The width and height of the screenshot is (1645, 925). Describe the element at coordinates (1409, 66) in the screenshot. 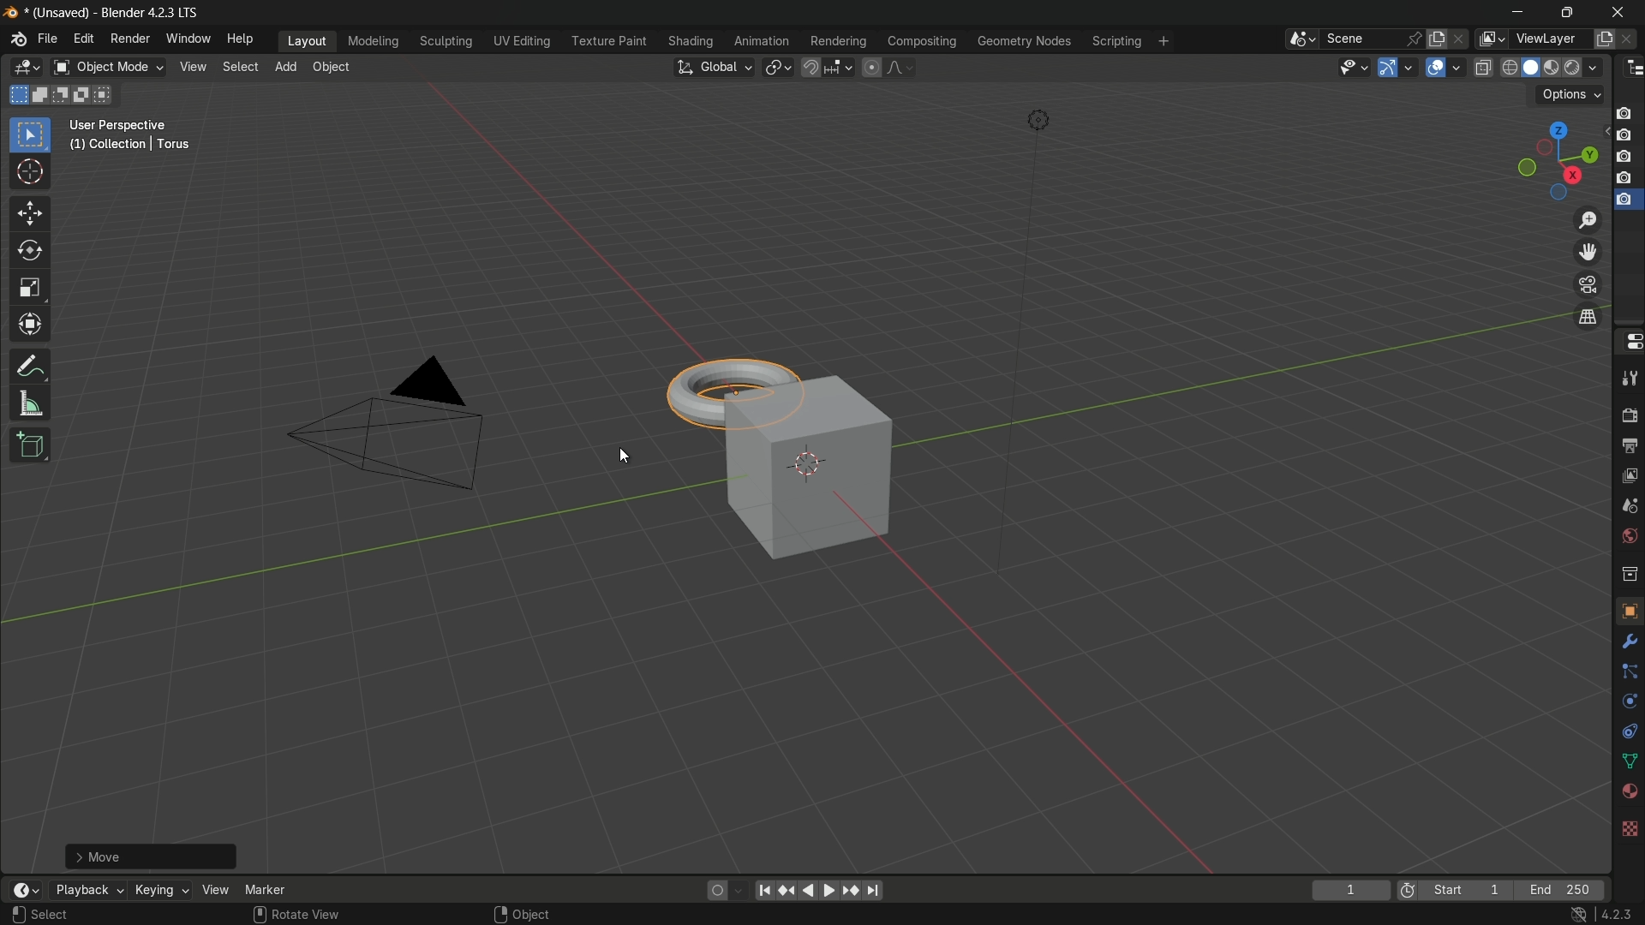

I see `gizmos` at that location.